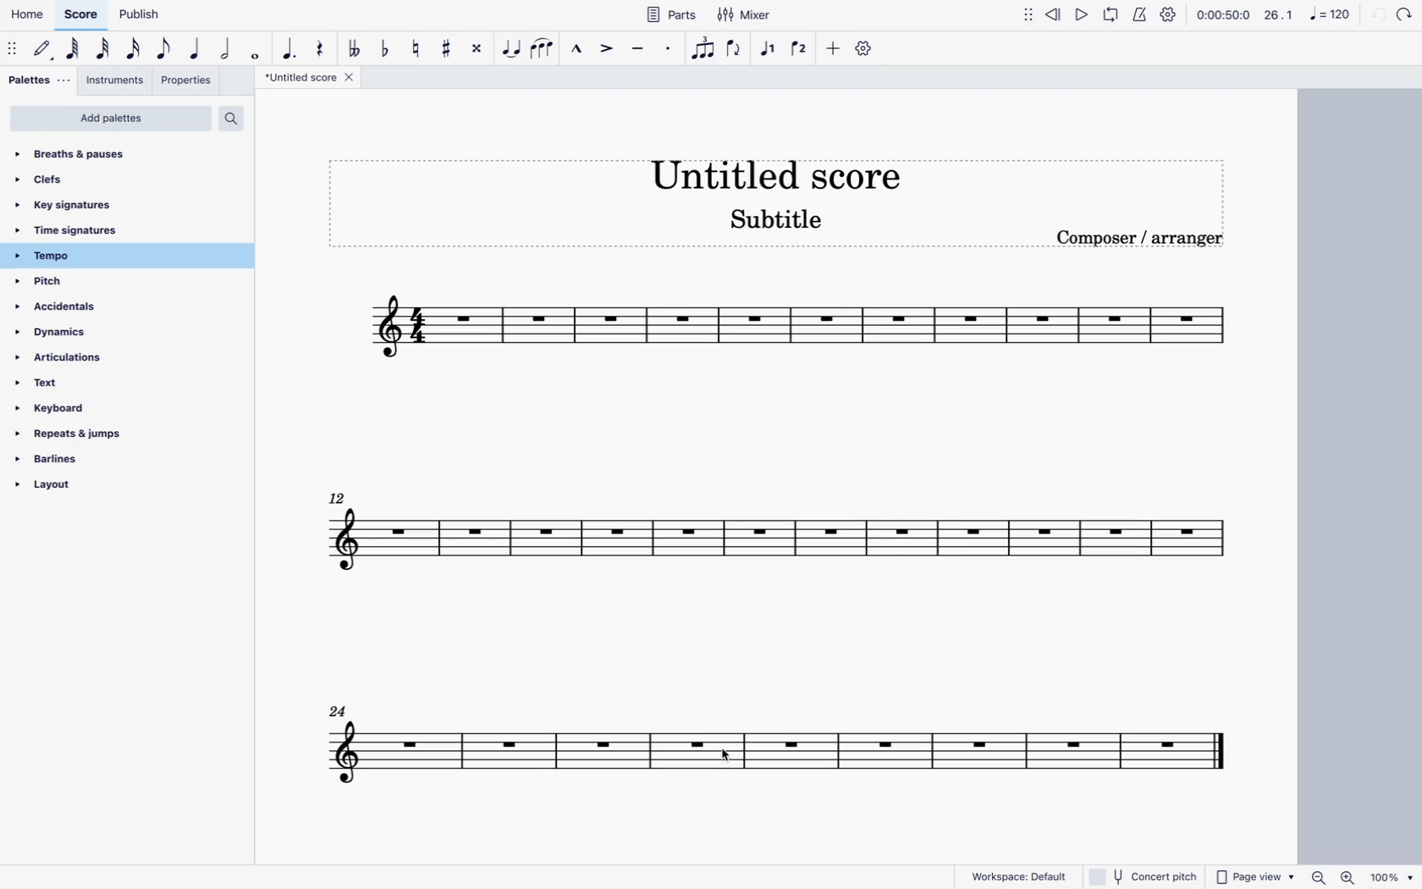 The width and height of the screenshot is (1422, 889). I want to click on score title, so click(772, 168).